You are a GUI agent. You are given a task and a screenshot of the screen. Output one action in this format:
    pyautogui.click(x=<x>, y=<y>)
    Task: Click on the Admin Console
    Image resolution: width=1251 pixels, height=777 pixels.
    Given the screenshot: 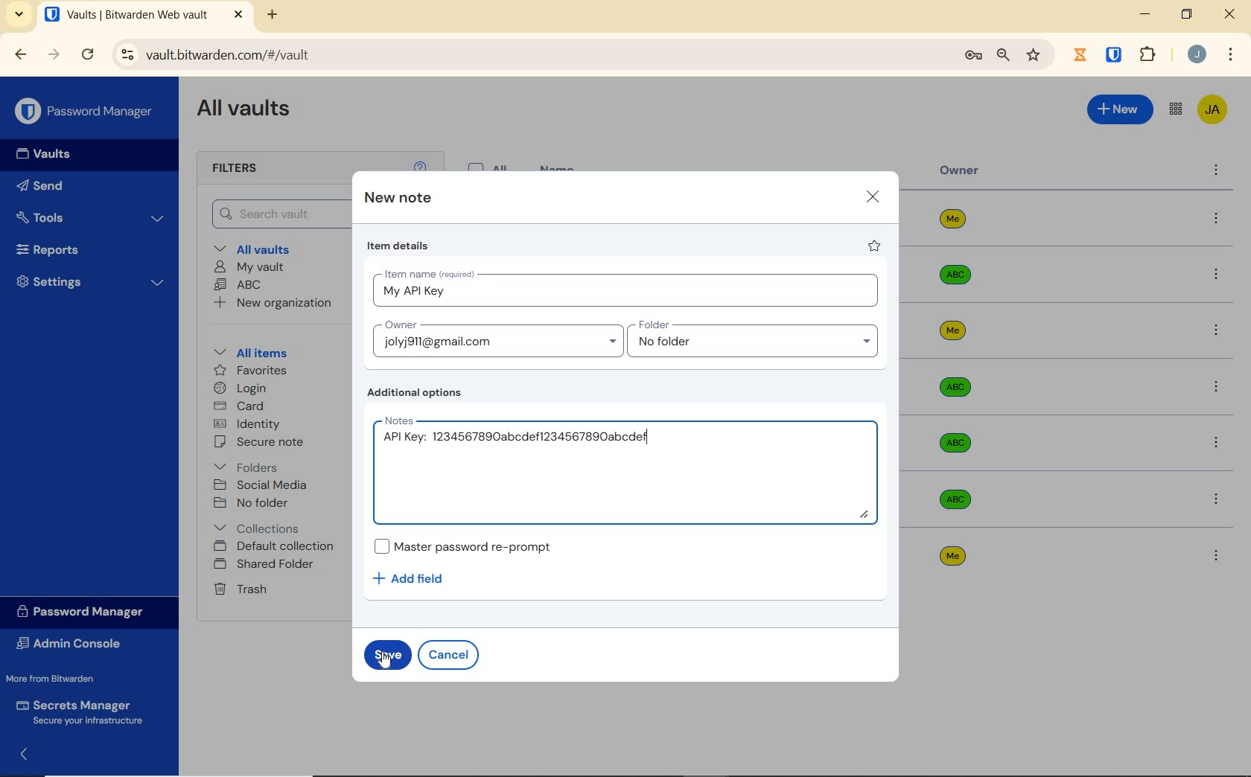 What is the action you would take?
    pyautogui.click(x=74, y=644)
    